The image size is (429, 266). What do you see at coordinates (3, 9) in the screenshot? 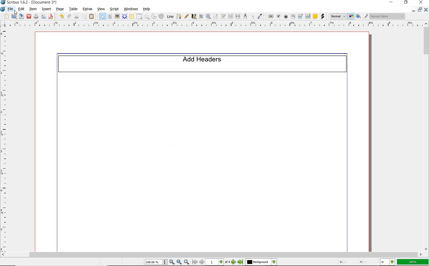
I see `system logo` at bounding box center [3, 9].